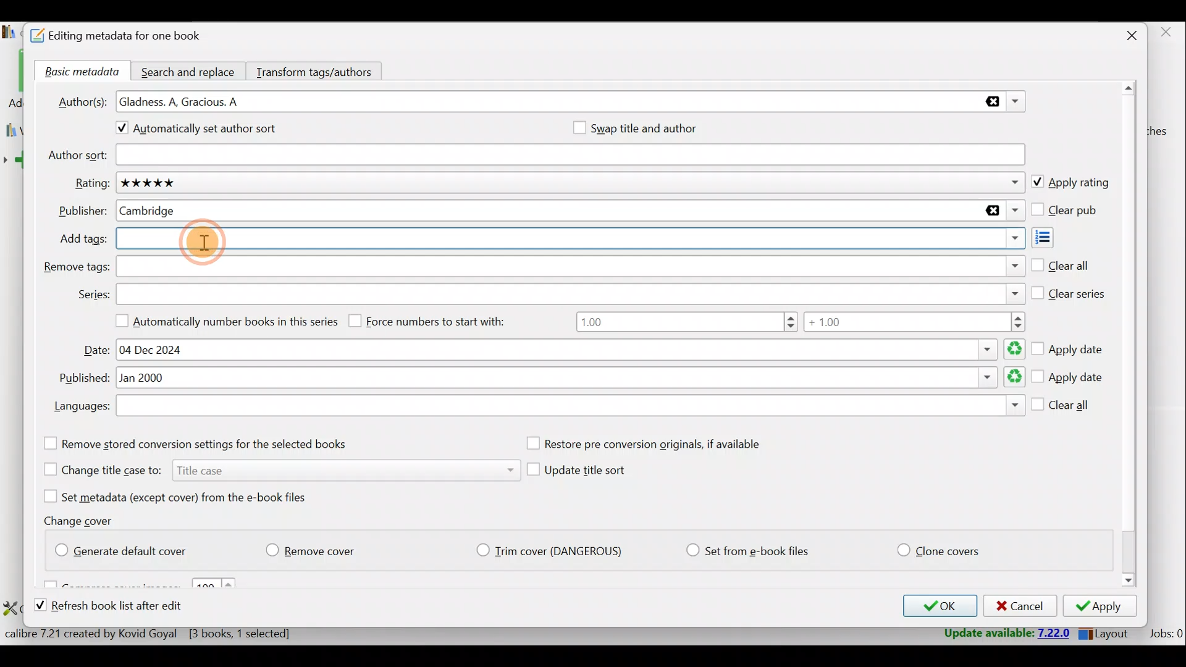 The image size is (1186, 667). What do you see at coordinates (573, 185) in the screenshot?
I see `Rating` at bounding box center [573, 185].